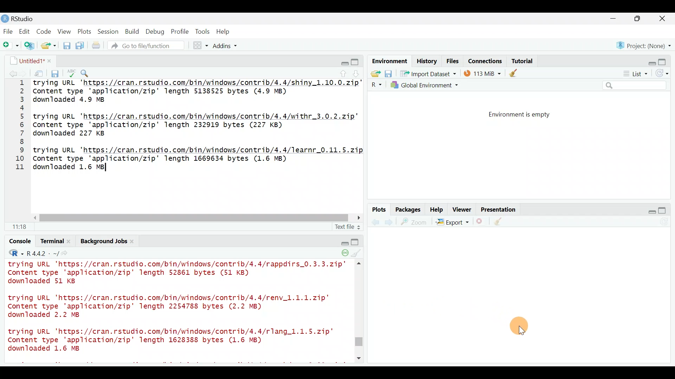 This screenshot has height=379, width=675. Describe the element at coordinates (81, 46) in the screenshot. I see `Save all open documents` at that location.